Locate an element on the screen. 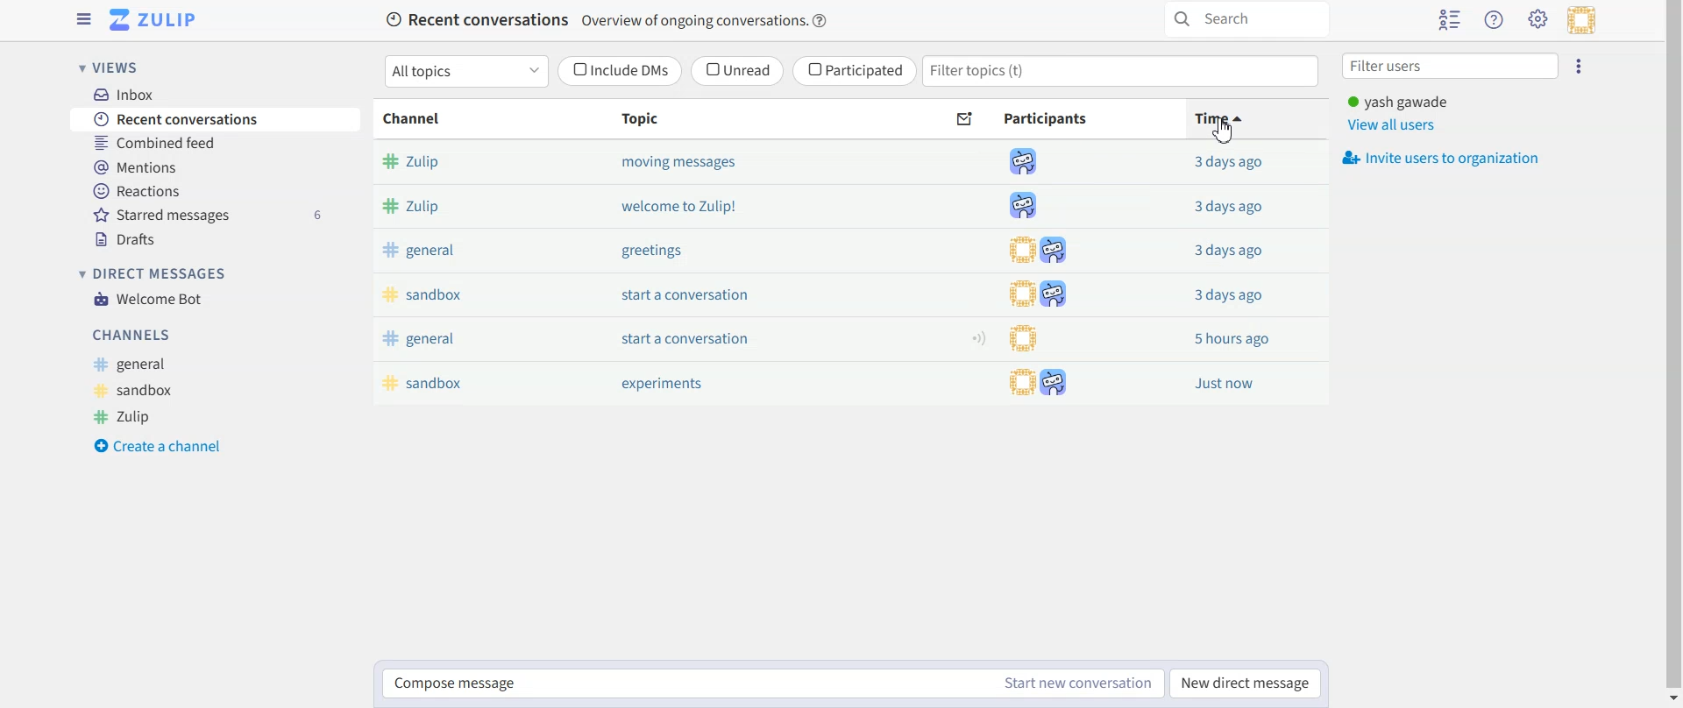 The height and width of the screenshot is (708, 1683). View all users is located at coordinates (1392, 125).